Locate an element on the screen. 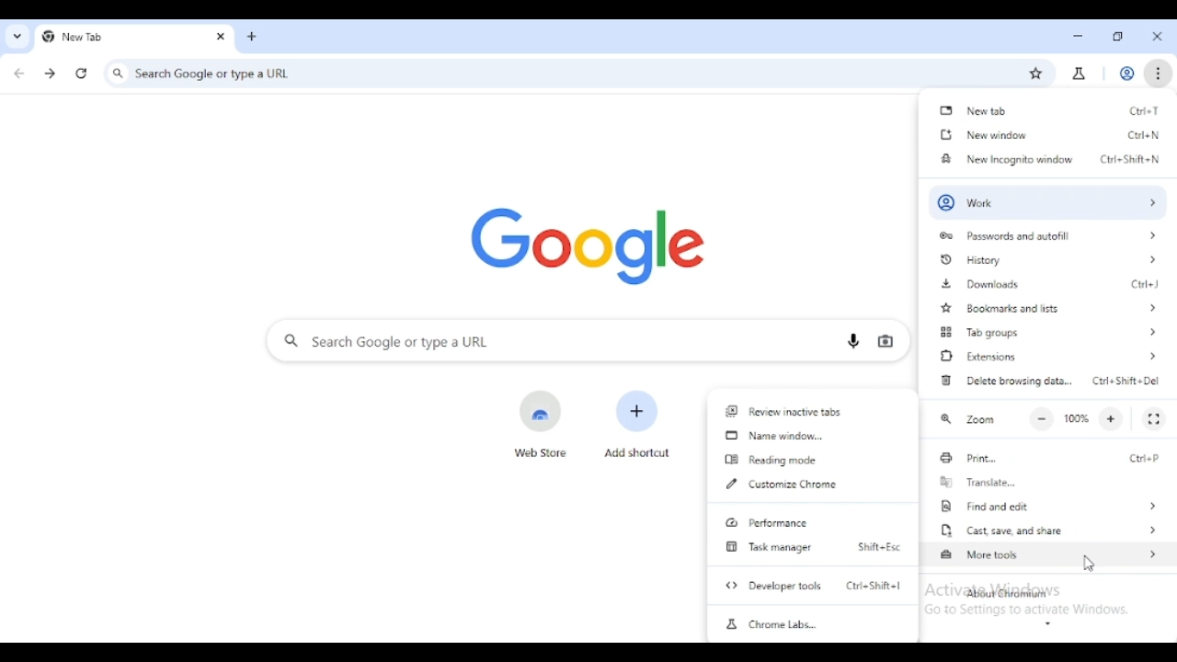 Image resolution: width=1177 pixels, height=662 pixels. new tab is located at coordinates (973, 111).